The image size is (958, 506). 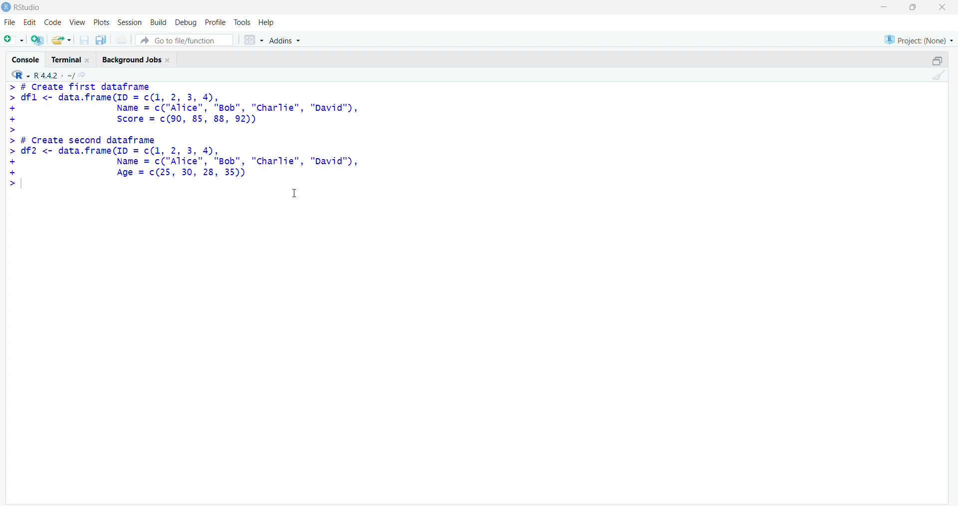 I want to click on logo, so click(x=7, y=7).